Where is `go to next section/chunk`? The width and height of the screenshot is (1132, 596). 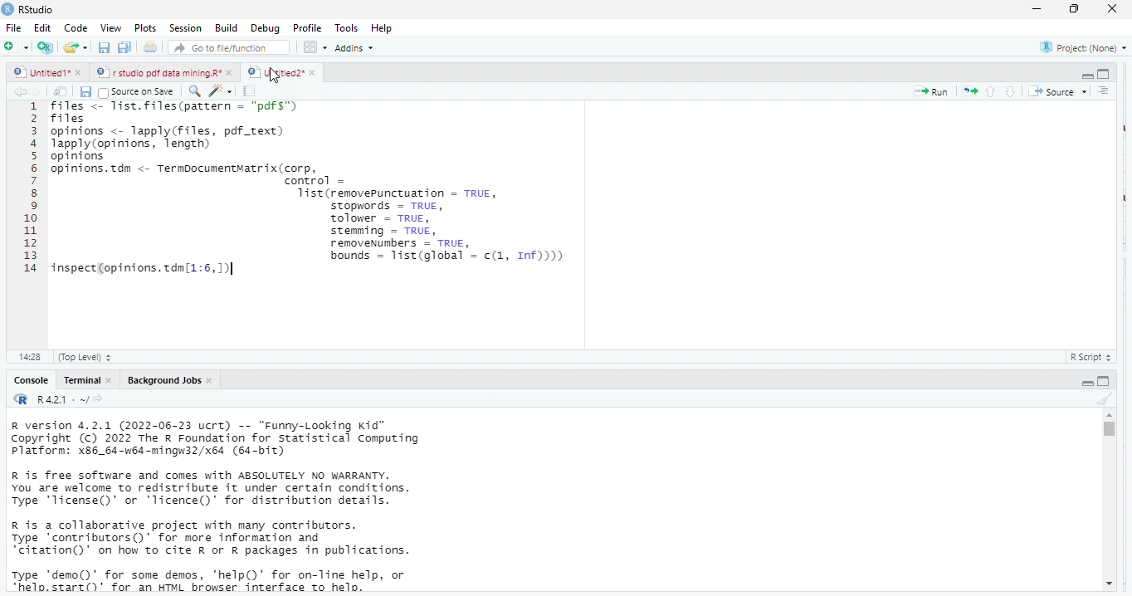
go to next section/chunk is located at coordinates (1012, 91).